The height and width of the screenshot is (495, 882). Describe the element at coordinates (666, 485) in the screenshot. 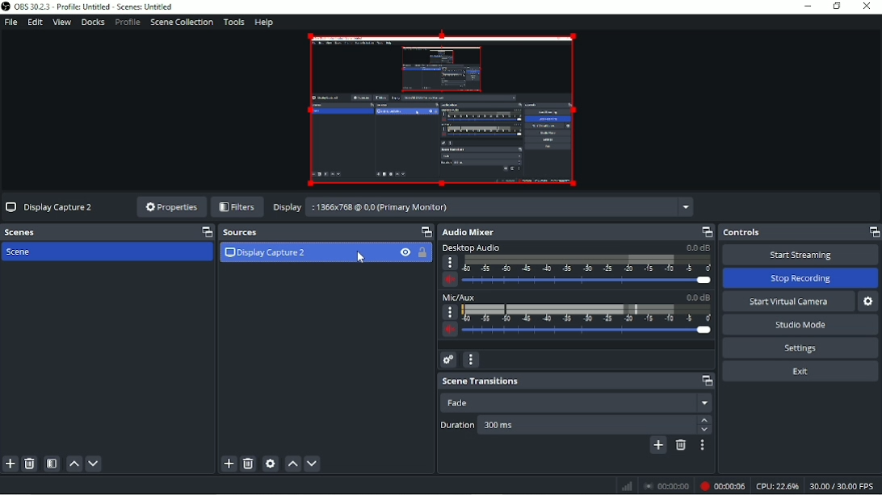

I see `Stop recording` at that location.